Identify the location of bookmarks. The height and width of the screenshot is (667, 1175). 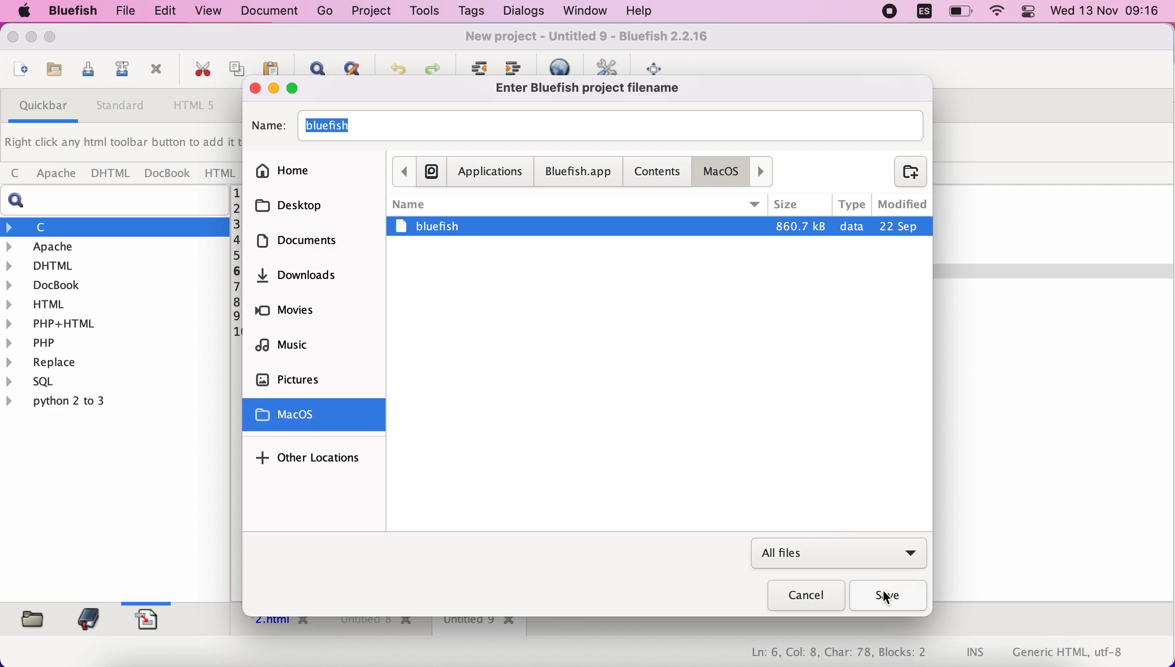
(86, 618).